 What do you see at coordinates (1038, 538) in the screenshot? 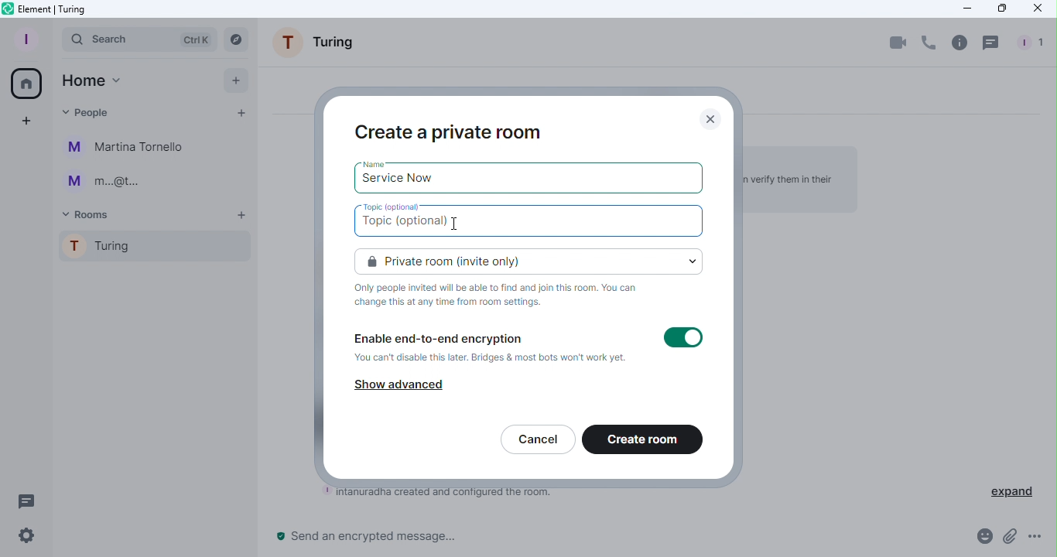
I see `More Options` at bounding box center [1038, 538].